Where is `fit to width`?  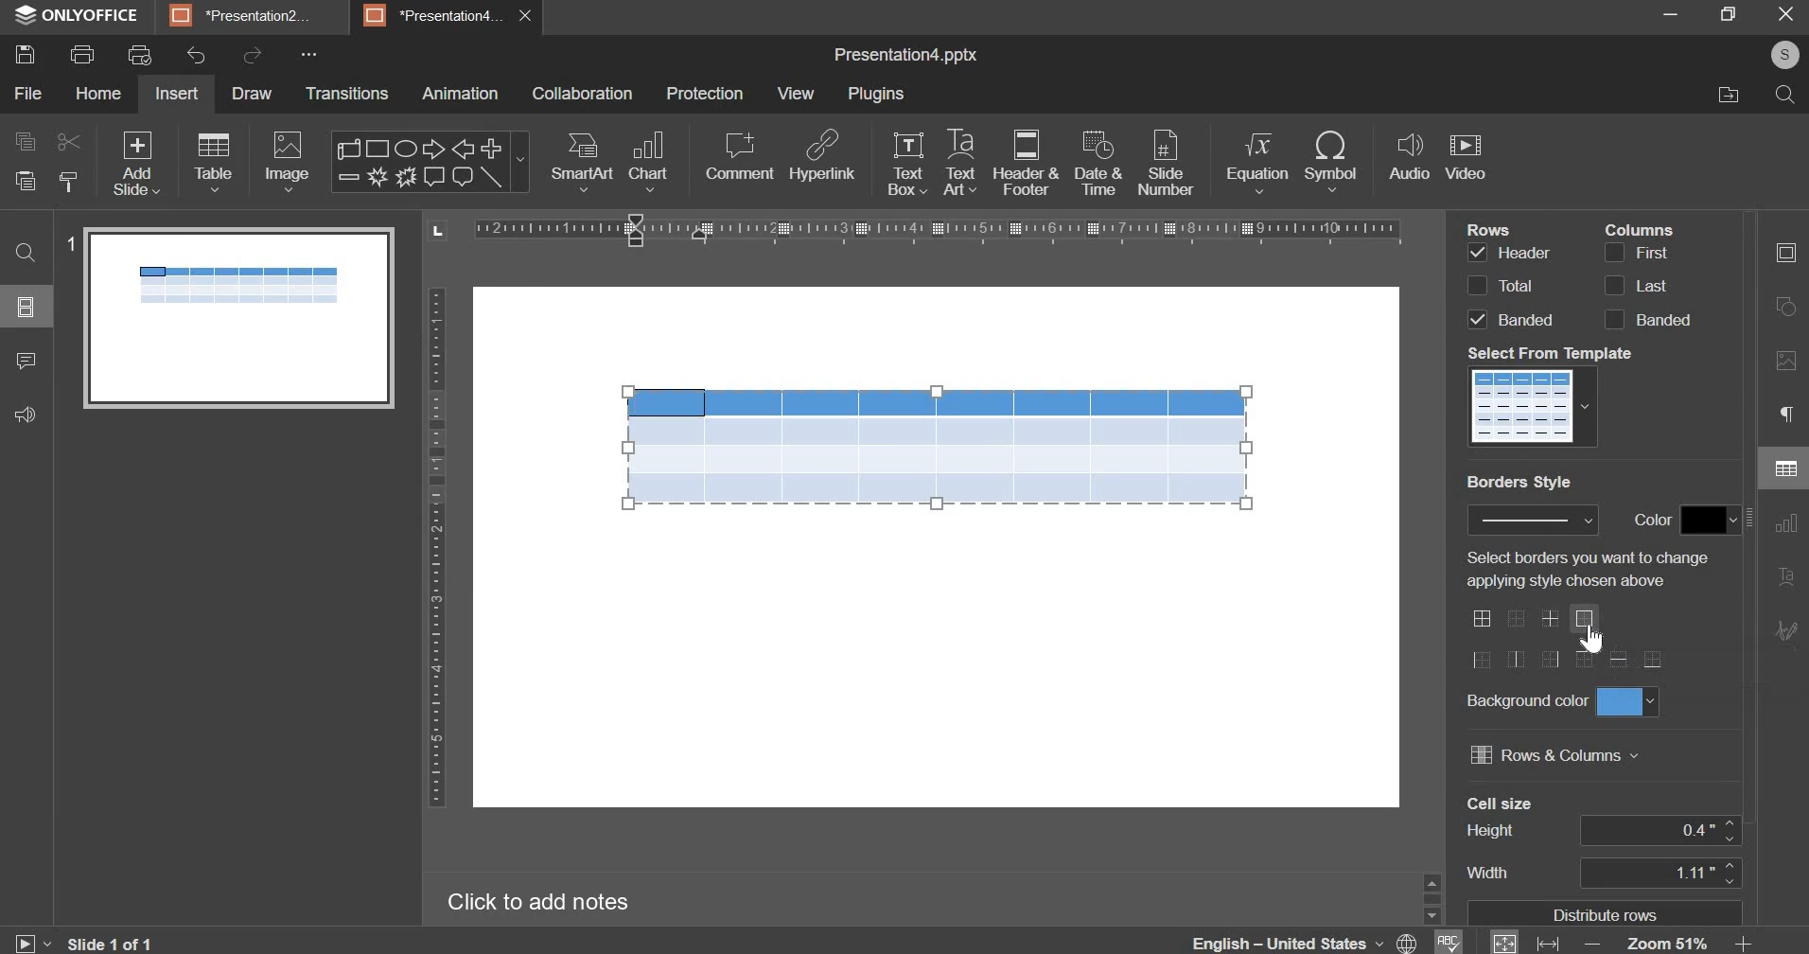 fit to width is located at coordinates (1551, 943).